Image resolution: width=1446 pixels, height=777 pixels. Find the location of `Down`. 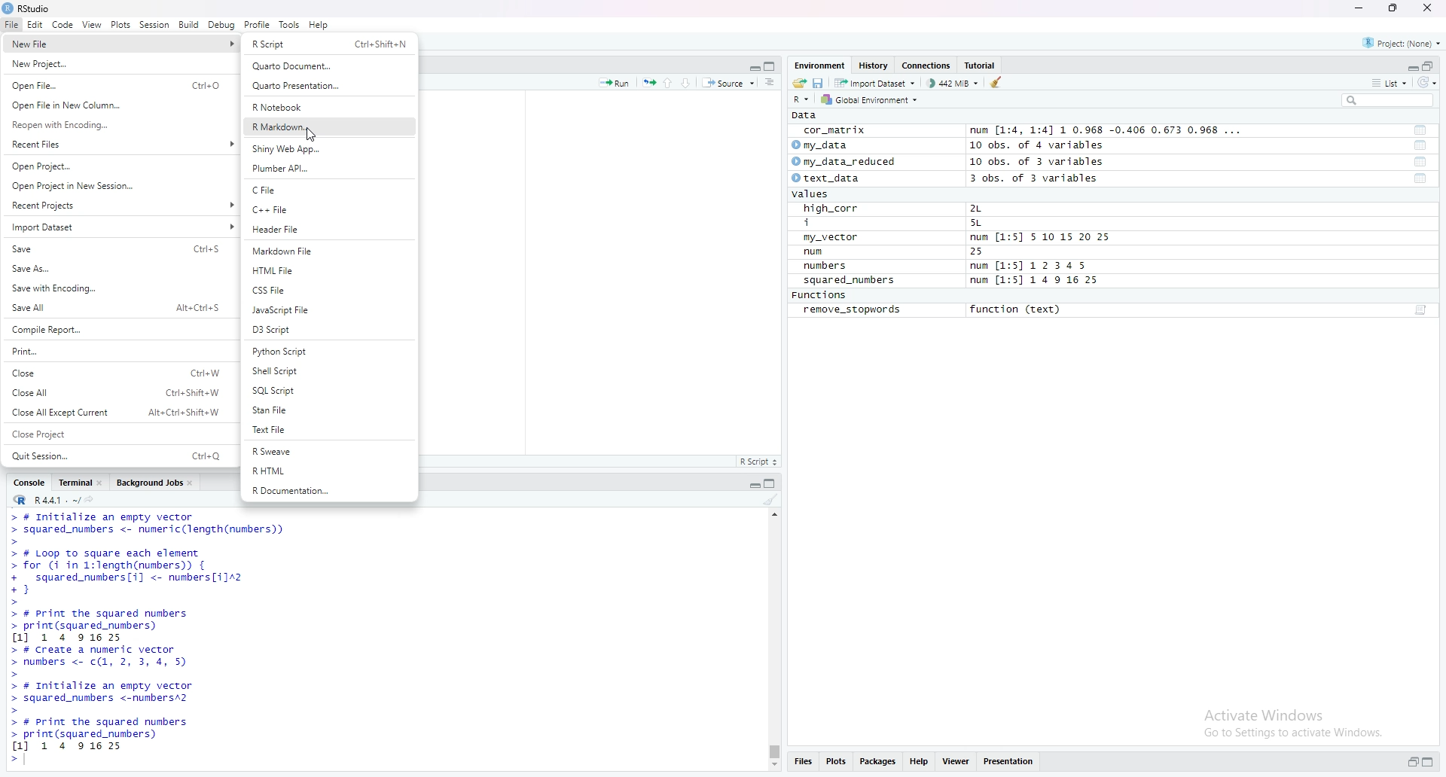

Down is located at coordinates (691, 81).